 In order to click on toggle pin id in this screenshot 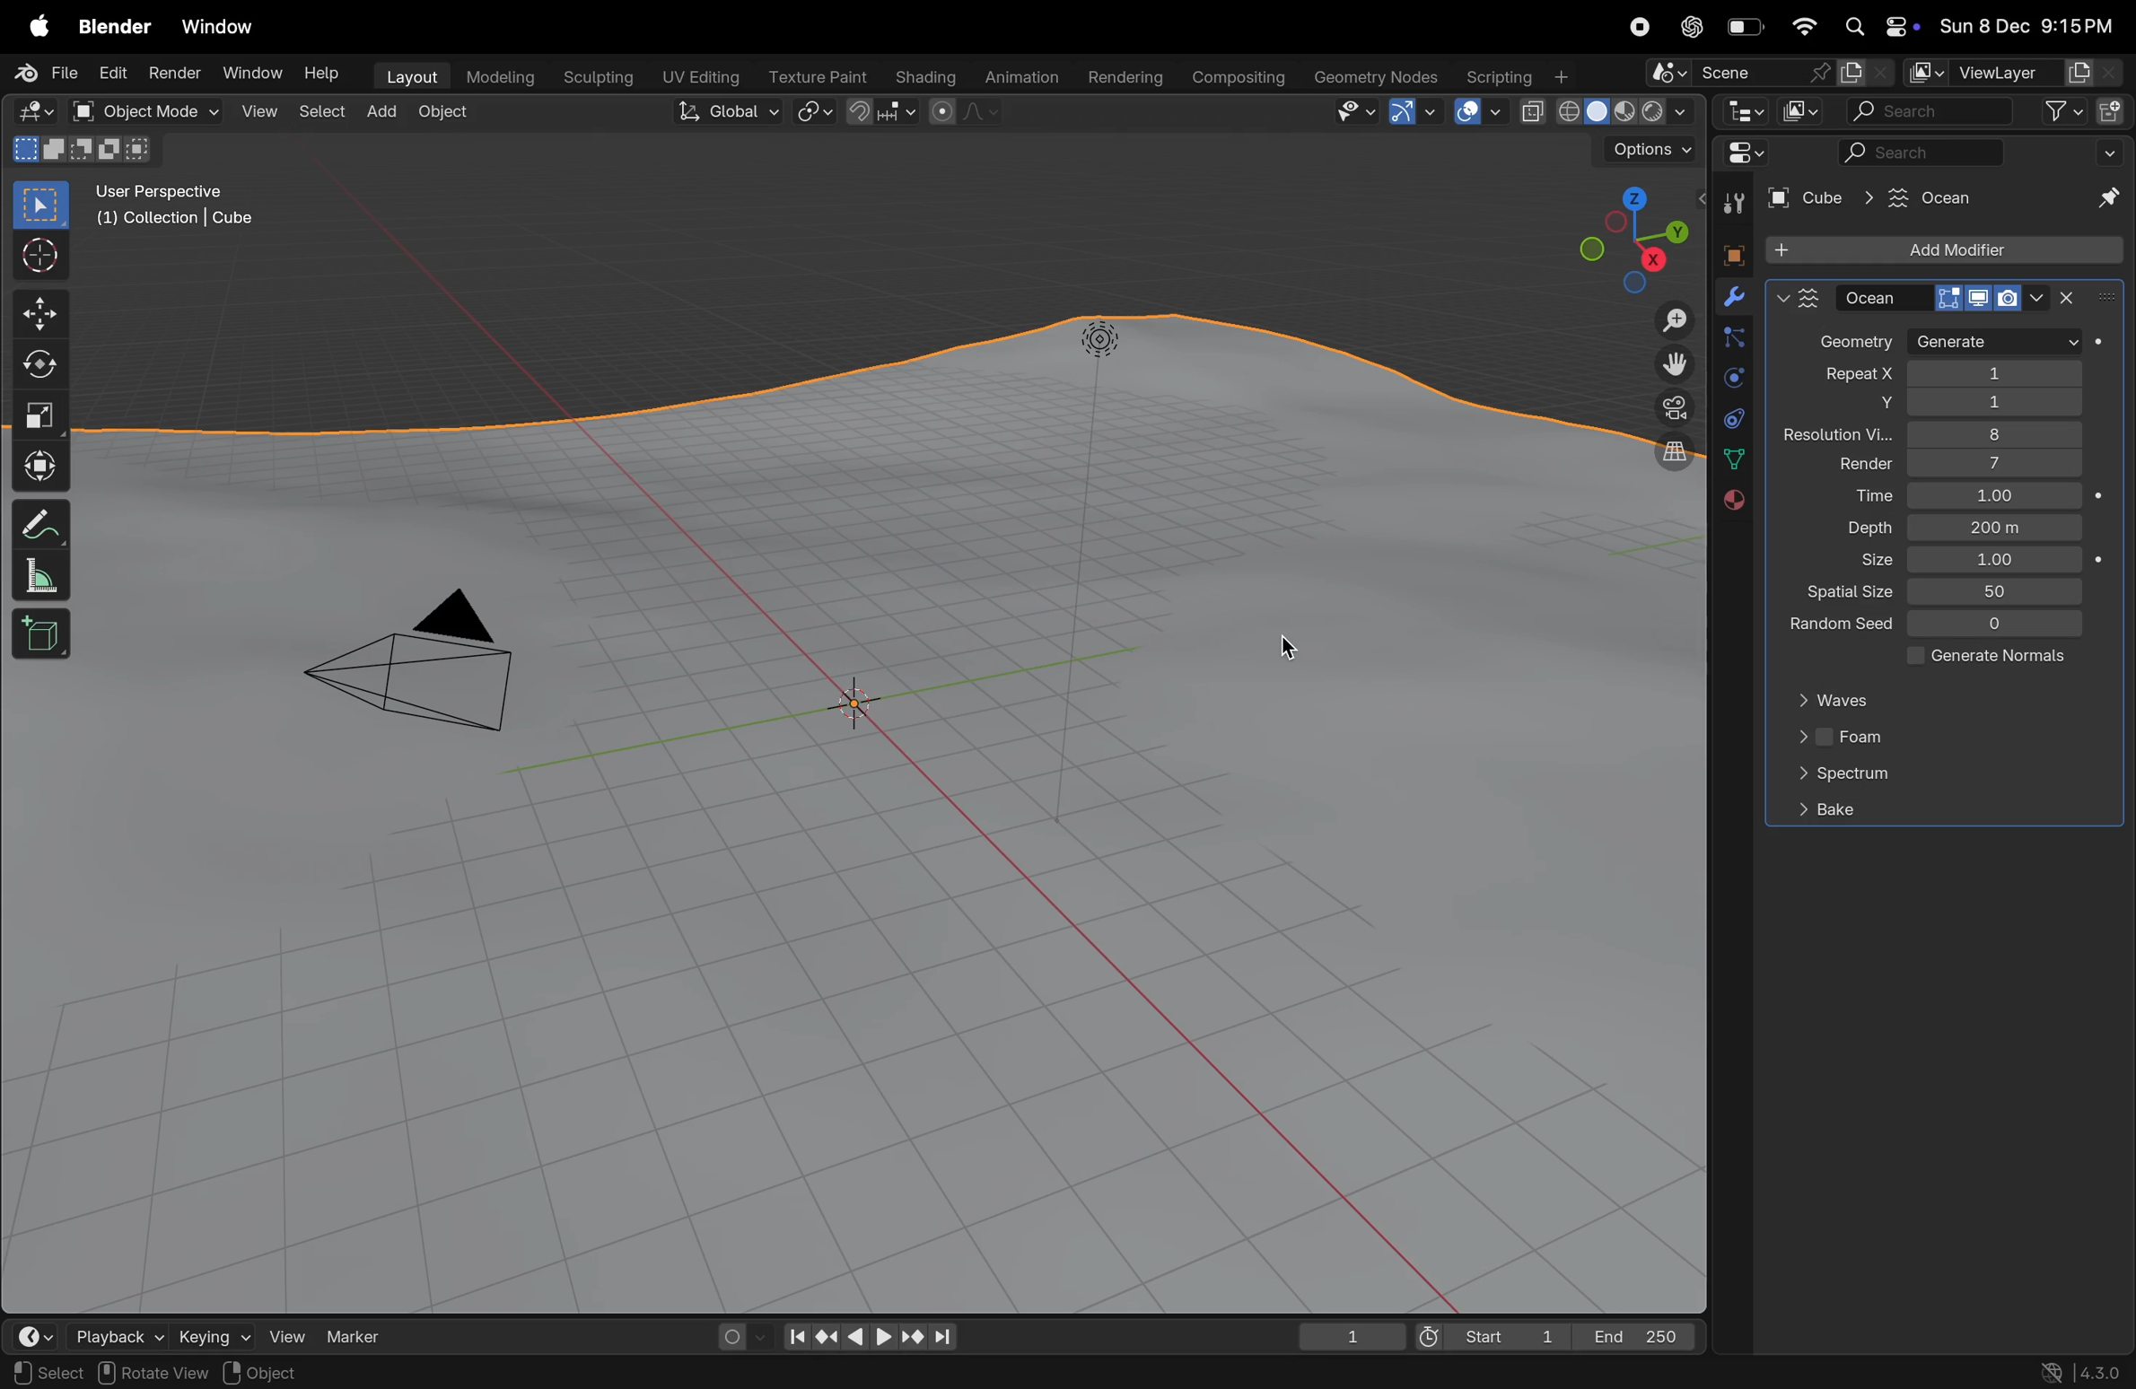, I will do `click(2105, 200)`.